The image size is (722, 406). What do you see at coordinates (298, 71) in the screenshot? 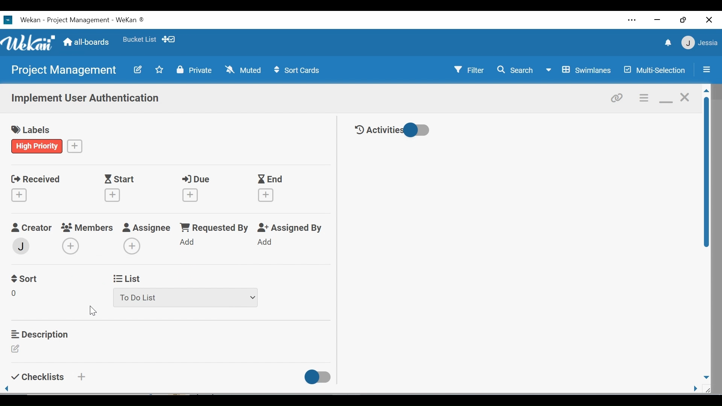
I see ` Sort Cards` at bounding box center [298, 71].